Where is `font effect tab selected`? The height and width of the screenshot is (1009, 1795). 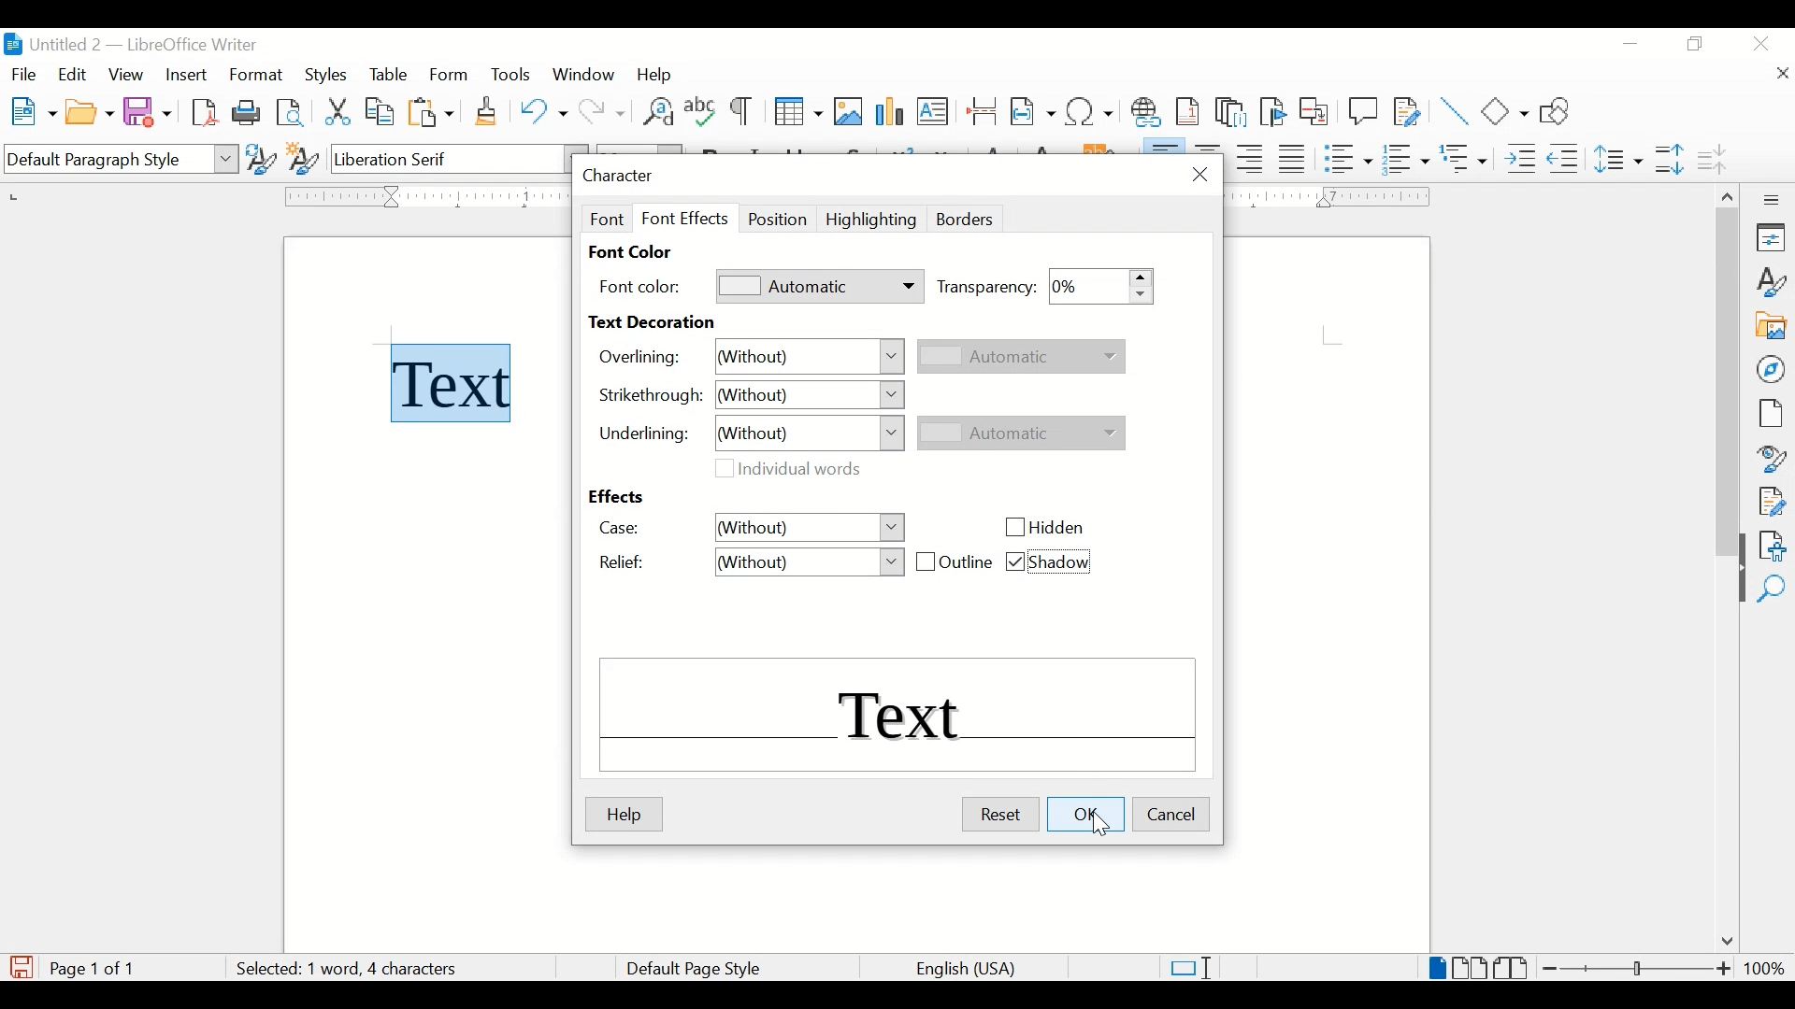
font effect tab selected is located at coordinates (684, 218).